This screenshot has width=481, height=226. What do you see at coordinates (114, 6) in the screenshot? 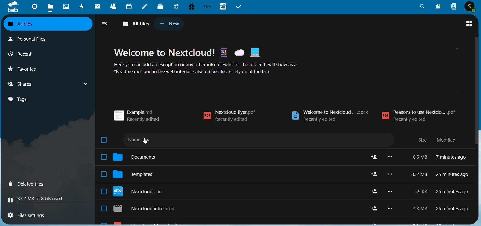
I see `Contacts` at bounding box center [114, 6].